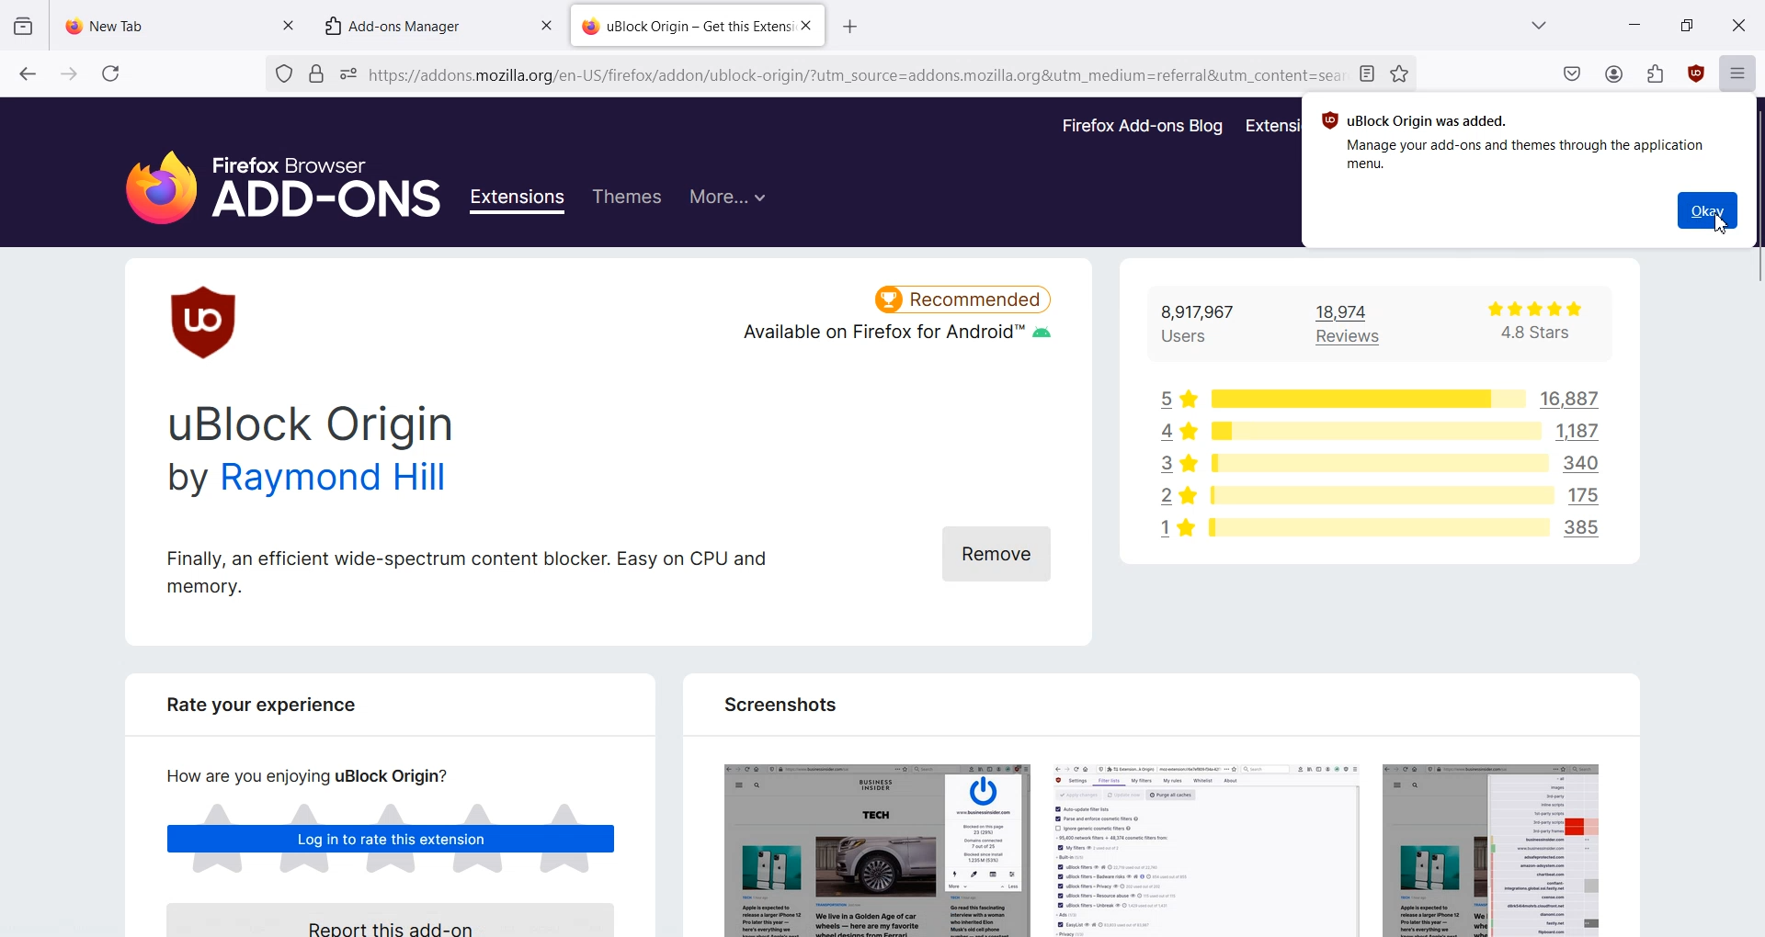 This screenshot has width=1765, height=937. I want to click on Okay, so click(1707, 214).